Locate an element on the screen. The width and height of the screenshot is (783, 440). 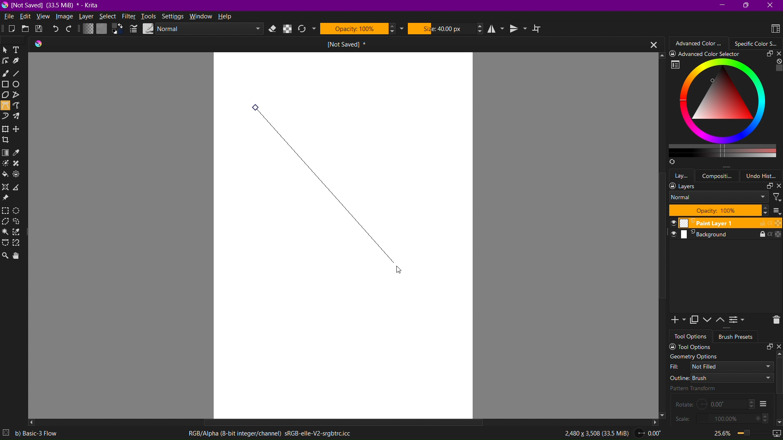
Layers is located at coordinates (725, 186).